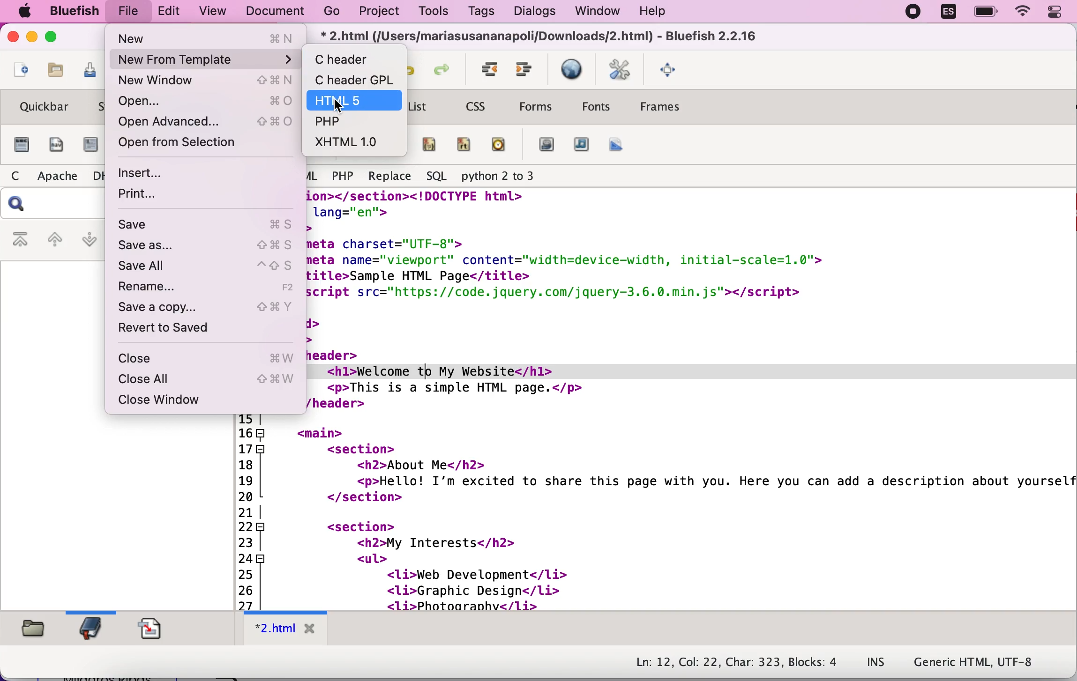 The height and width of the screenshot is (681, 1077). Describe the element at coordinates (208, 59) in the screenshot. I see `new from template` at that location.